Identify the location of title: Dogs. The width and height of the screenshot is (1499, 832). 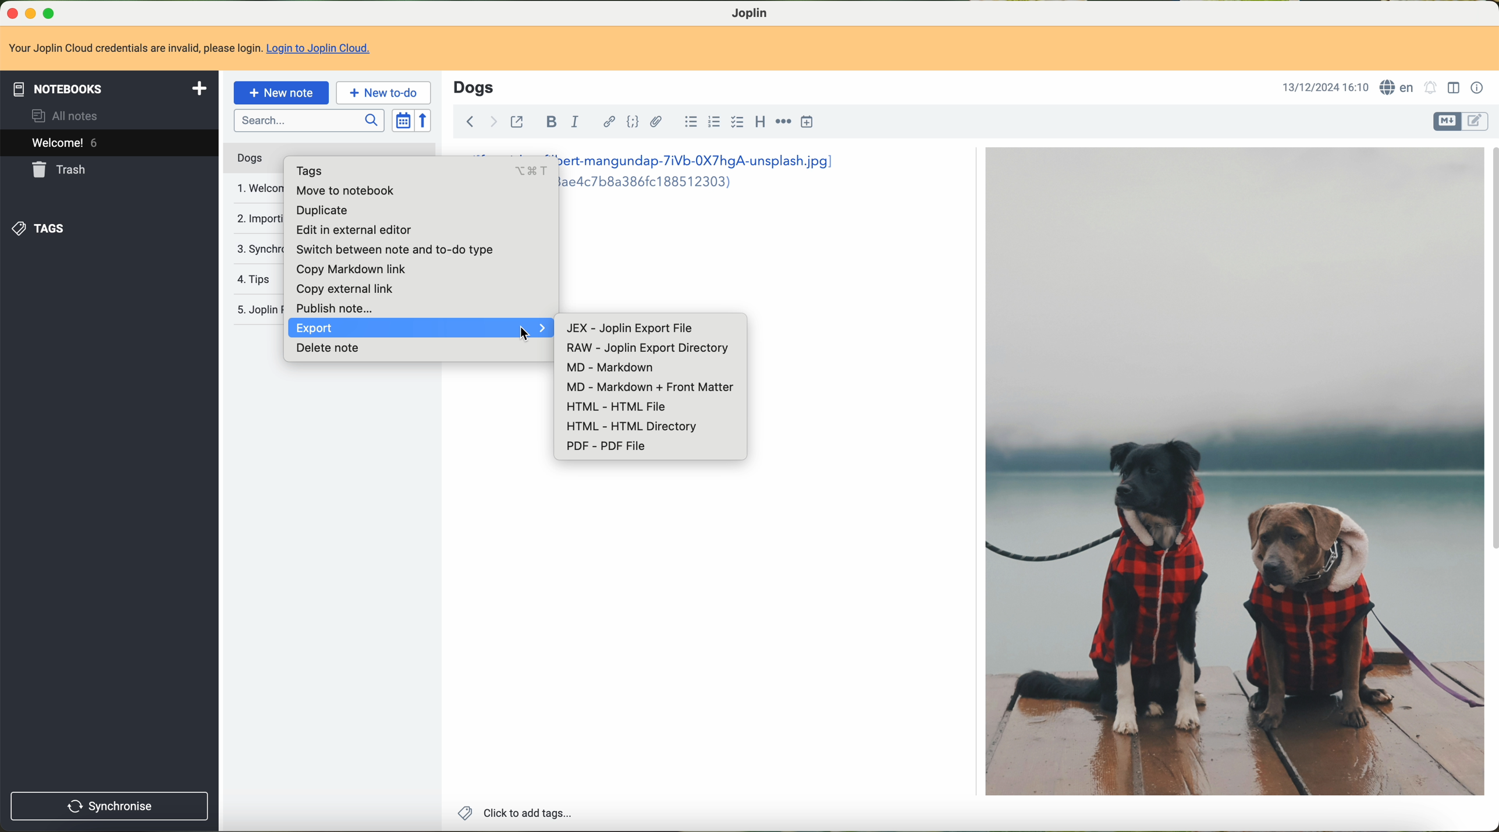
(474, 87).